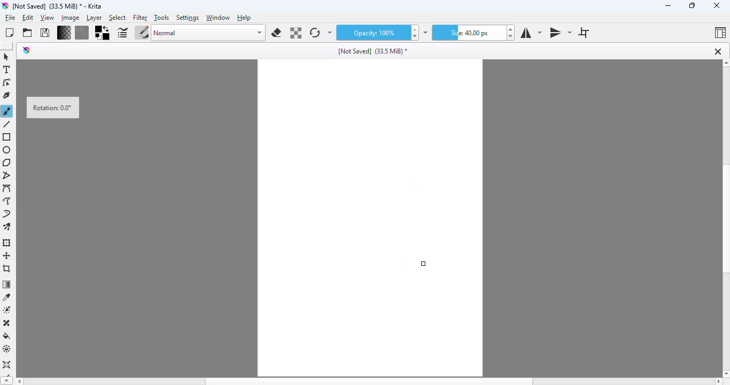  Describe the element at coordinates (28, 18) in the screenshot. I see `edit` at that location.